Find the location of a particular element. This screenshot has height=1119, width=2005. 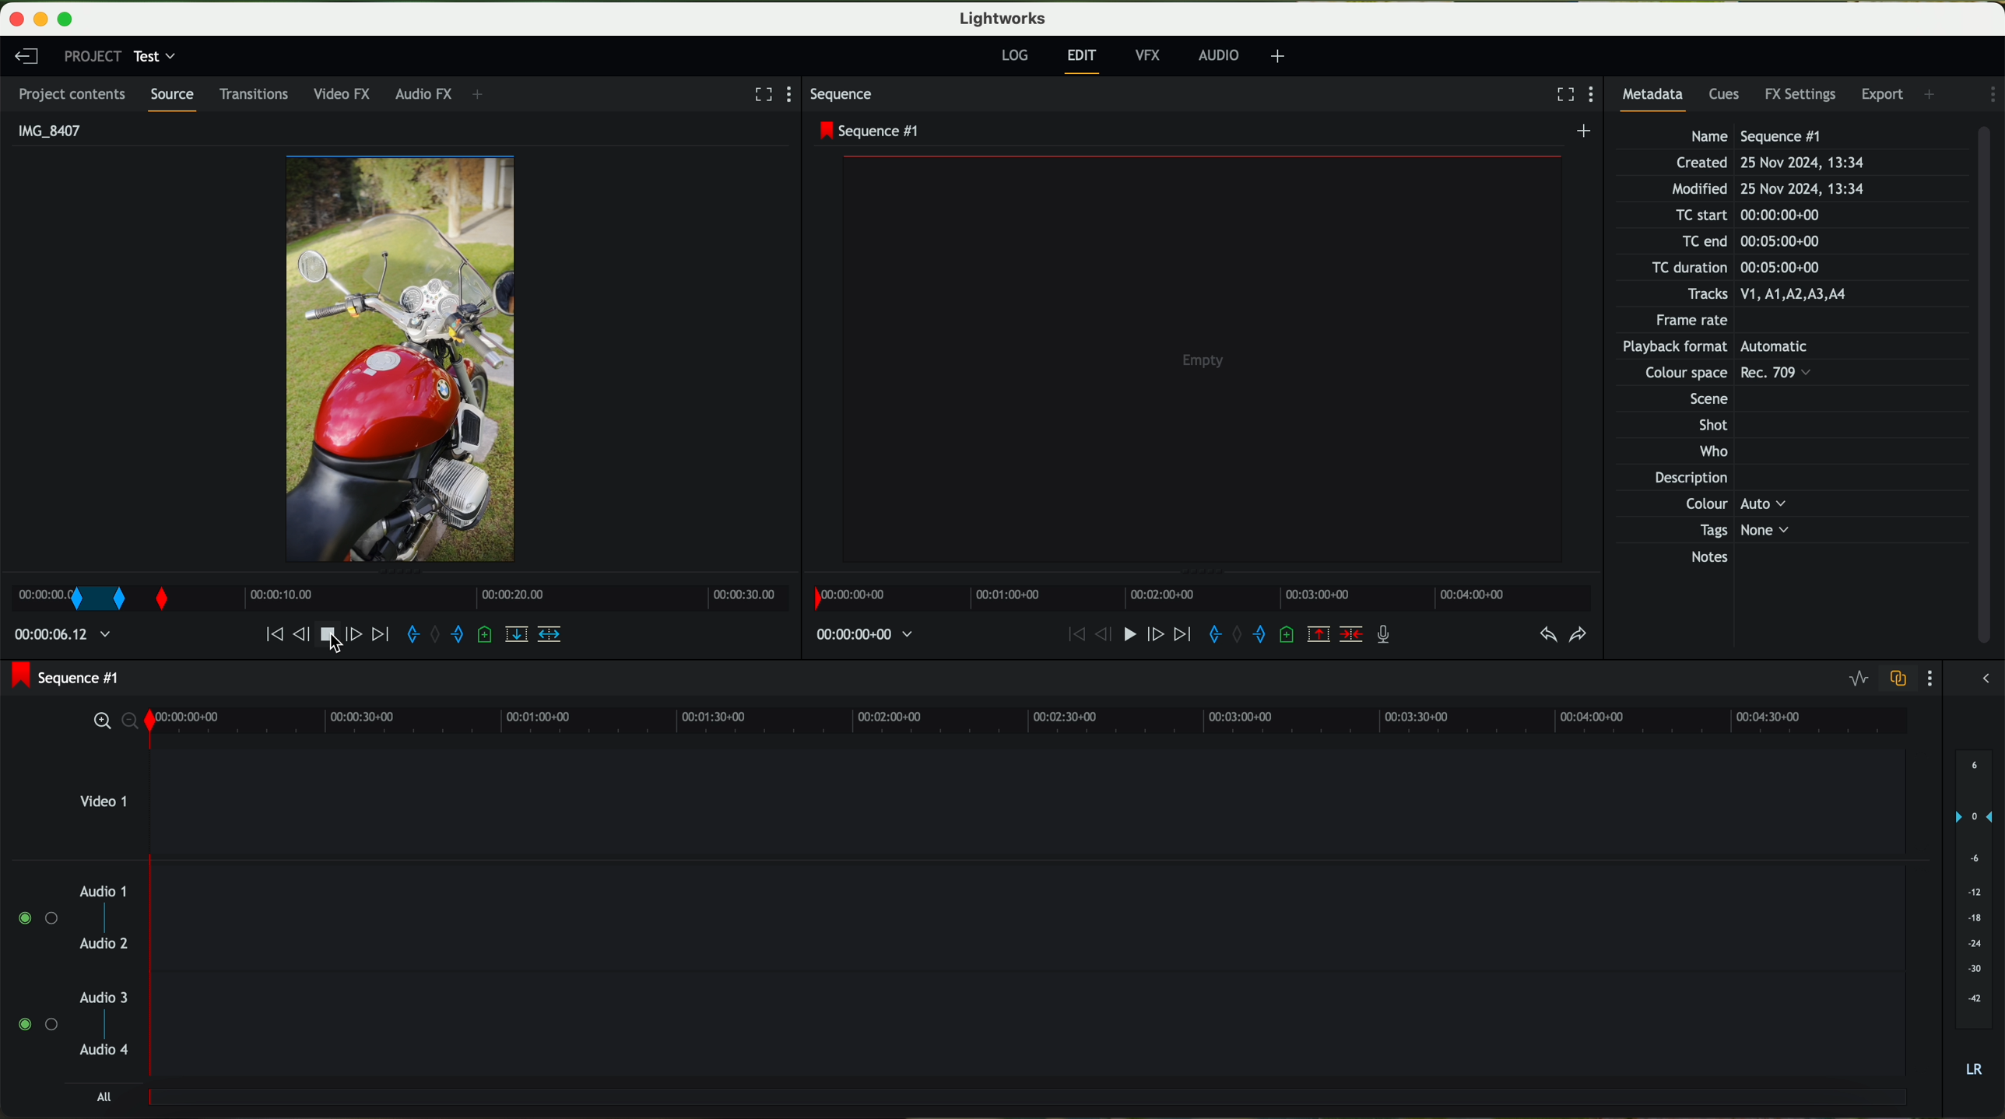

move backward is located at coordinates (1066, 635).